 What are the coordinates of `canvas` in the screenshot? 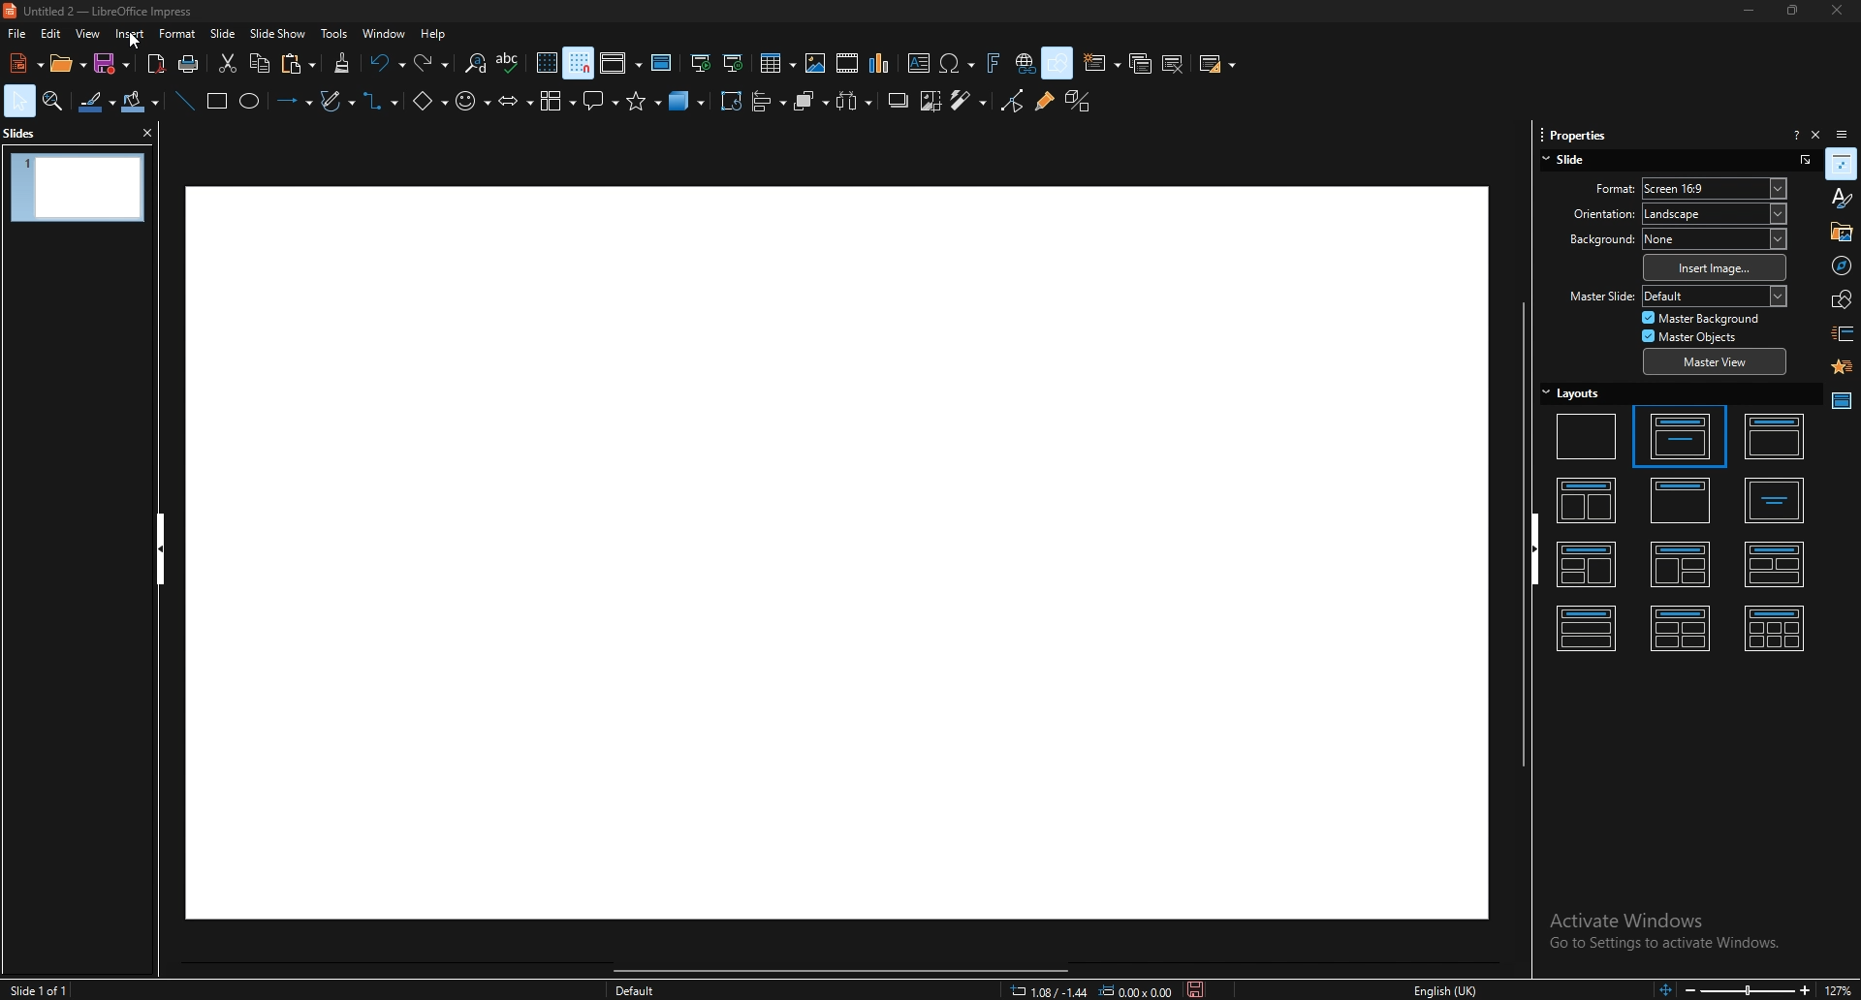 It's located at (835, 553).